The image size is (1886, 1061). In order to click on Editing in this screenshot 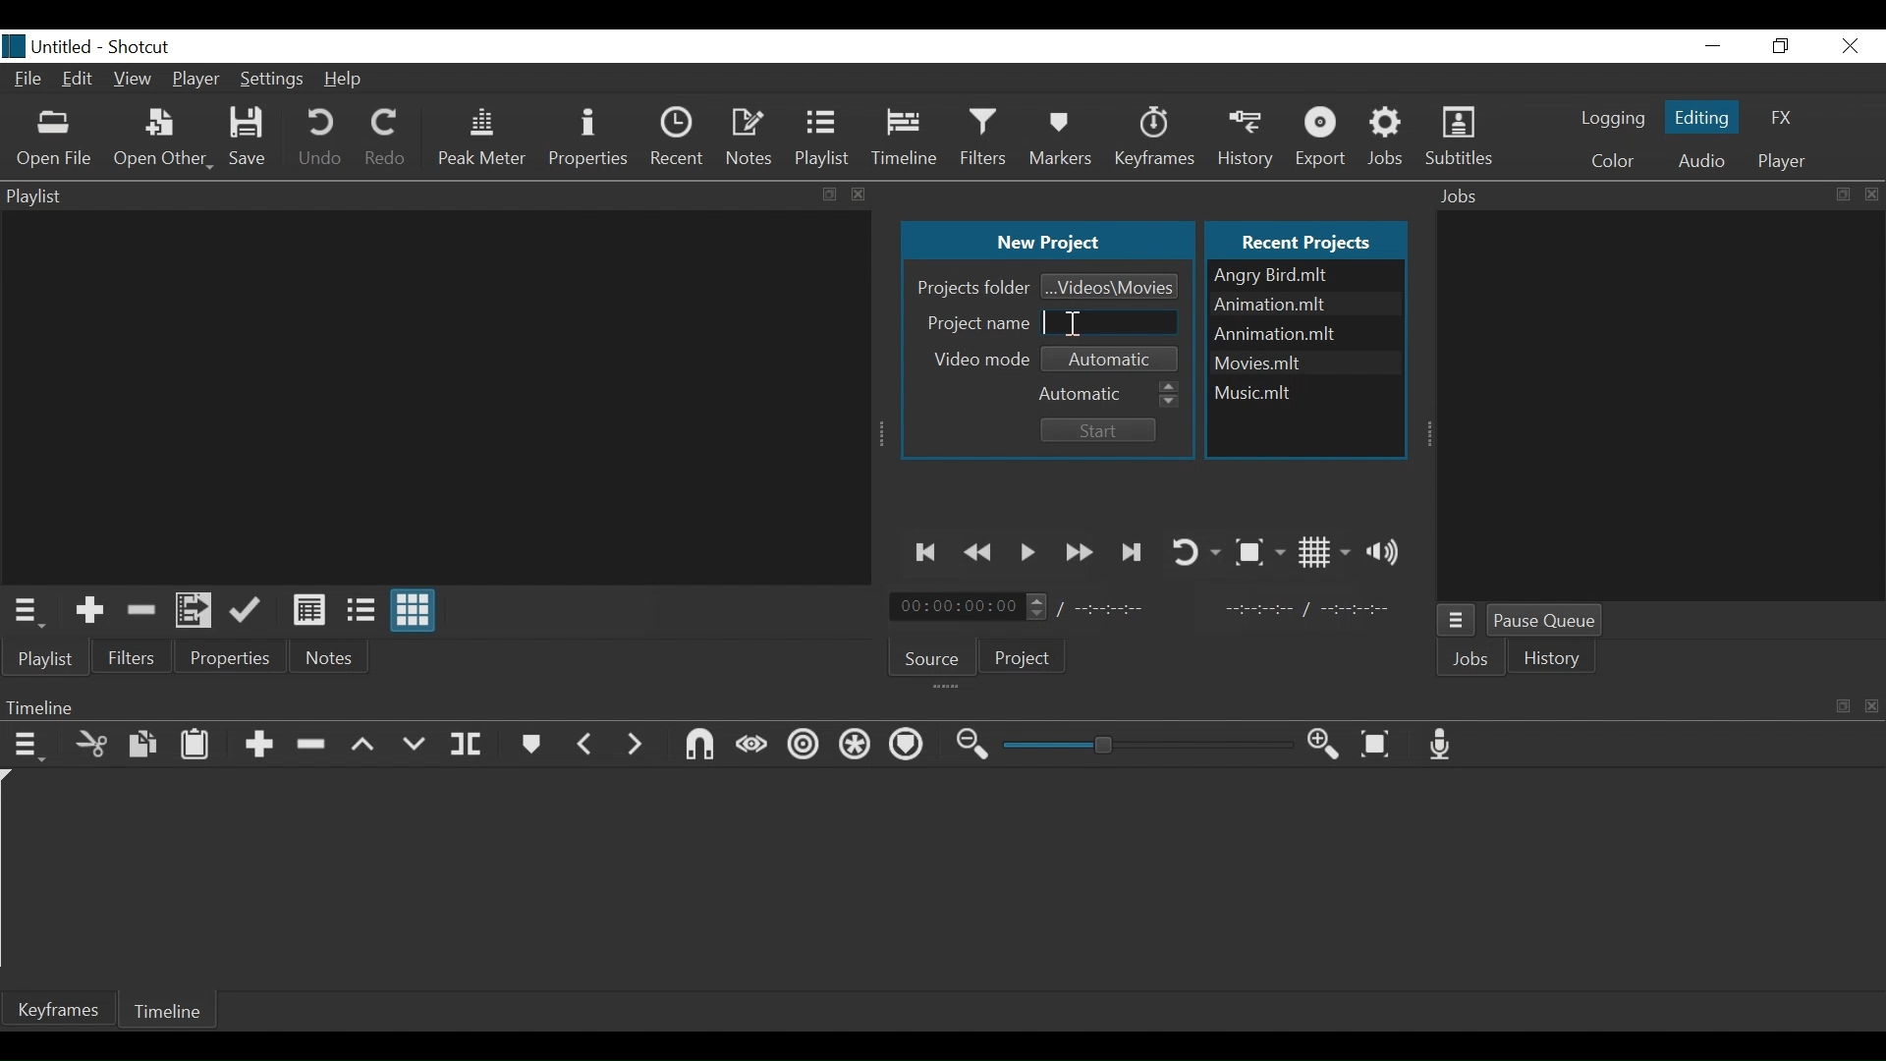, I will do `click(1699, 116)`.